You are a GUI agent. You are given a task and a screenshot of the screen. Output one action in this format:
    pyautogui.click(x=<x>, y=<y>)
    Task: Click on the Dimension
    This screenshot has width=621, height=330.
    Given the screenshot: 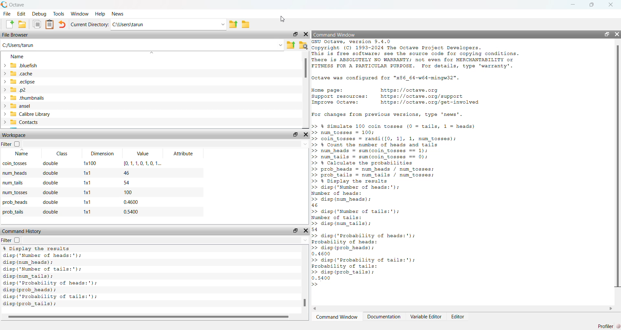 What is the action you would take?
    pyautogui.click(x=102, y=154)
    